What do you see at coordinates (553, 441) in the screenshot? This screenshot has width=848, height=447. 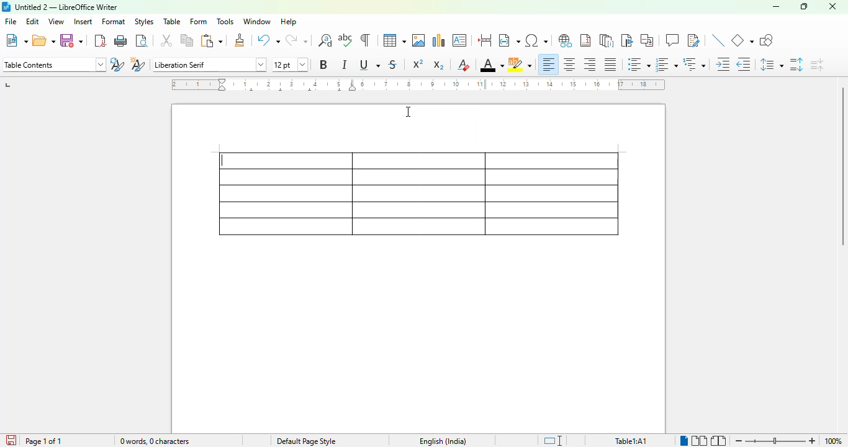 I see `standard selection` at bounding box center [553, 441].